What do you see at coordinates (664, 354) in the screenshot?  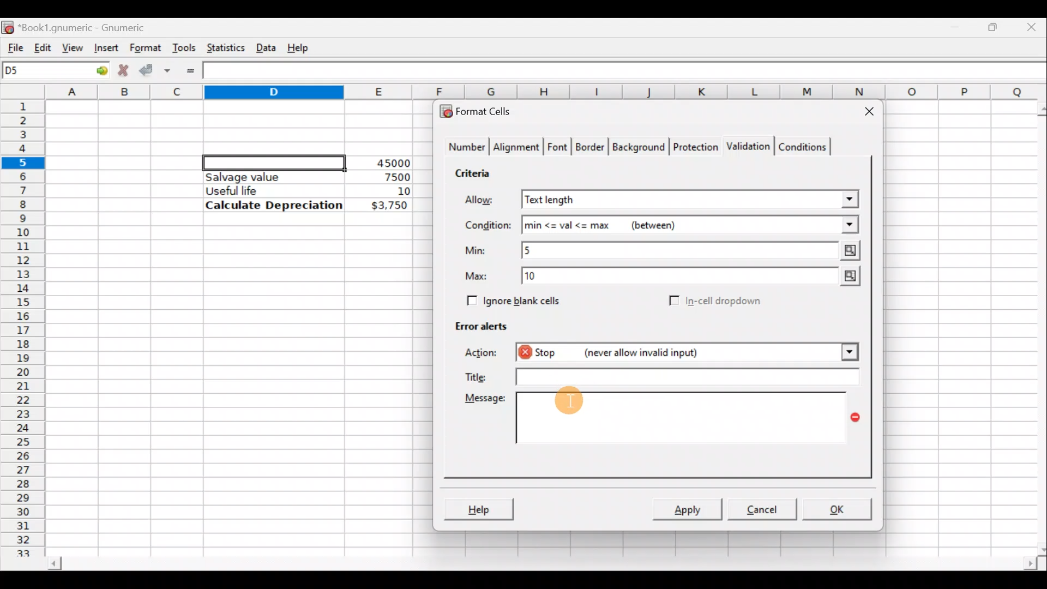 I see `Stop (never allow invalid input) action selected` at bounding box center [664, 354].